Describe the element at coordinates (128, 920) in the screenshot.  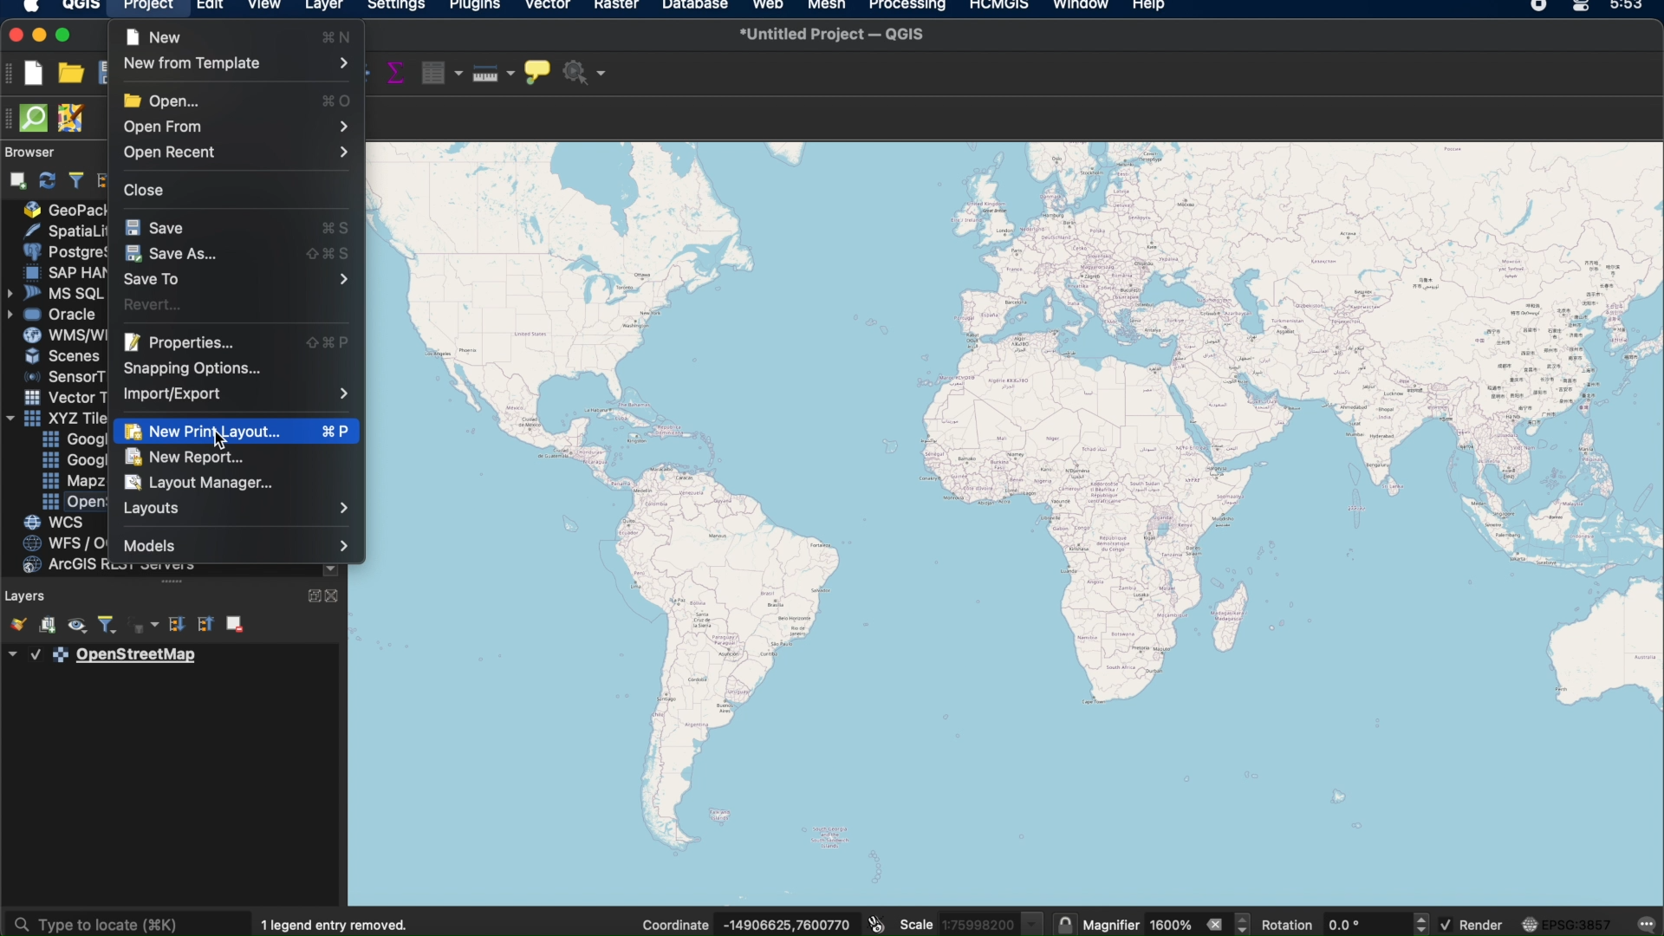
I see `type to locate` at that location.